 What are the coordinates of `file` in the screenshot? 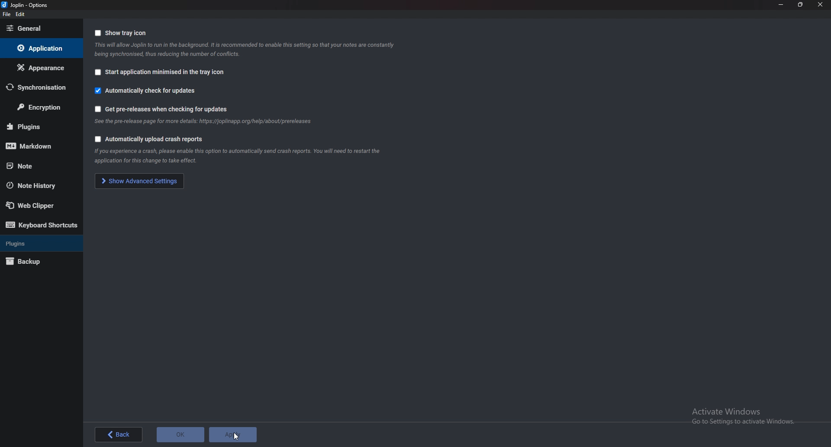 It's located at (6, 15).